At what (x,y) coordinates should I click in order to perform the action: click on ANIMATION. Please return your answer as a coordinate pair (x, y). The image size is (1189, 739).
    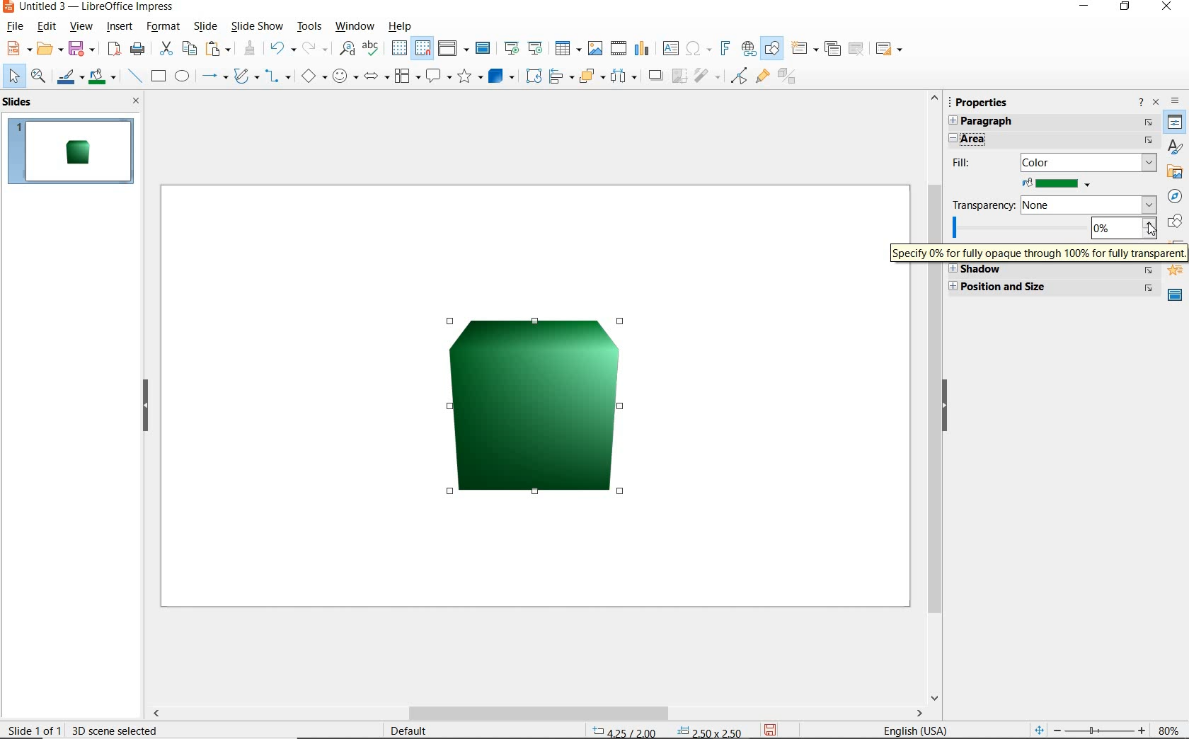
    Looking at the image, I should click on (1176, 273).